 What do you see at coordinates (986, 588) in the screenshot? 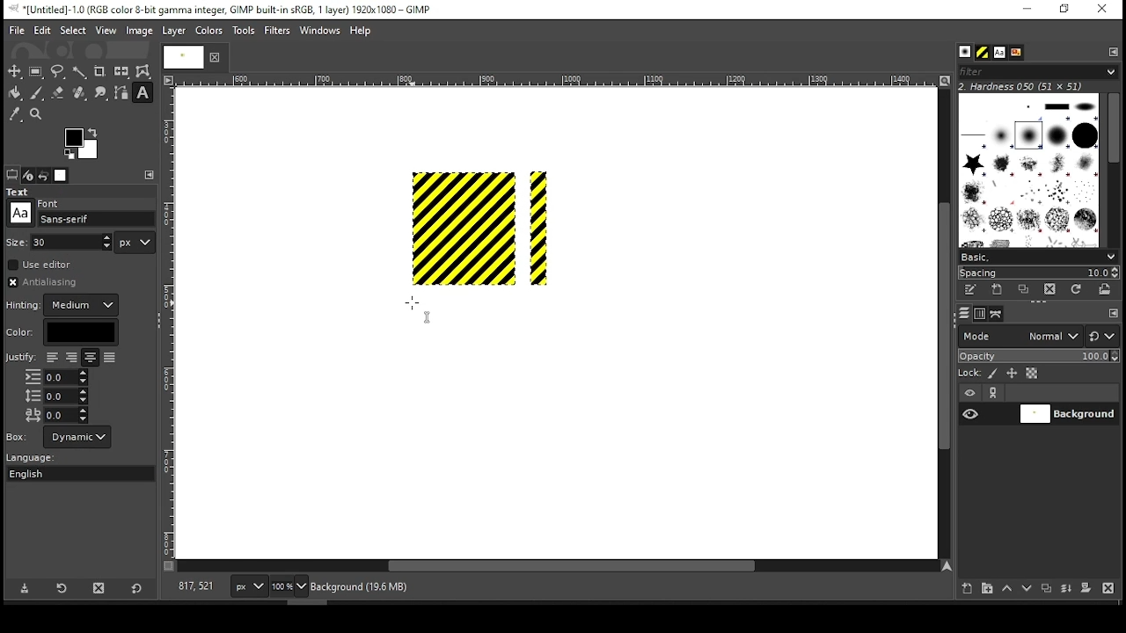
I see `new layer group  ` at bounding box center [986, 588].